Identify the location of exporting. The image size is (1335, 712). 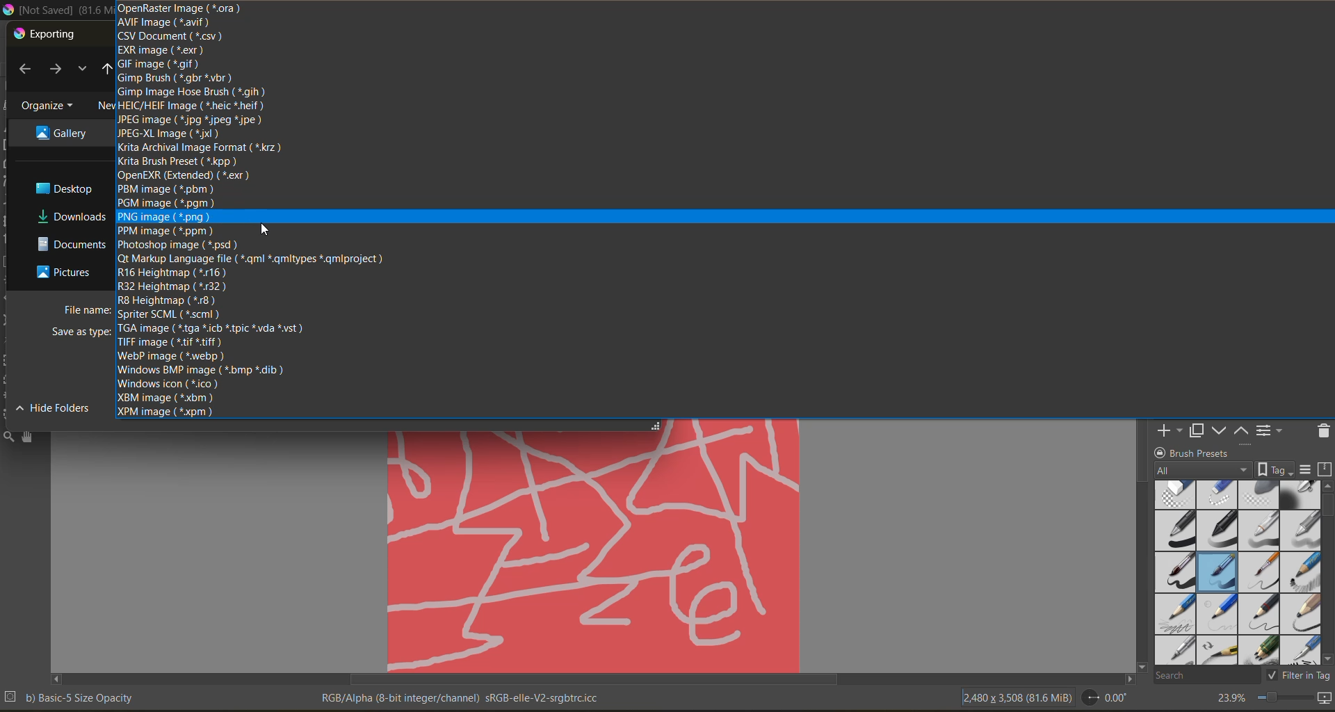
(47, 35).